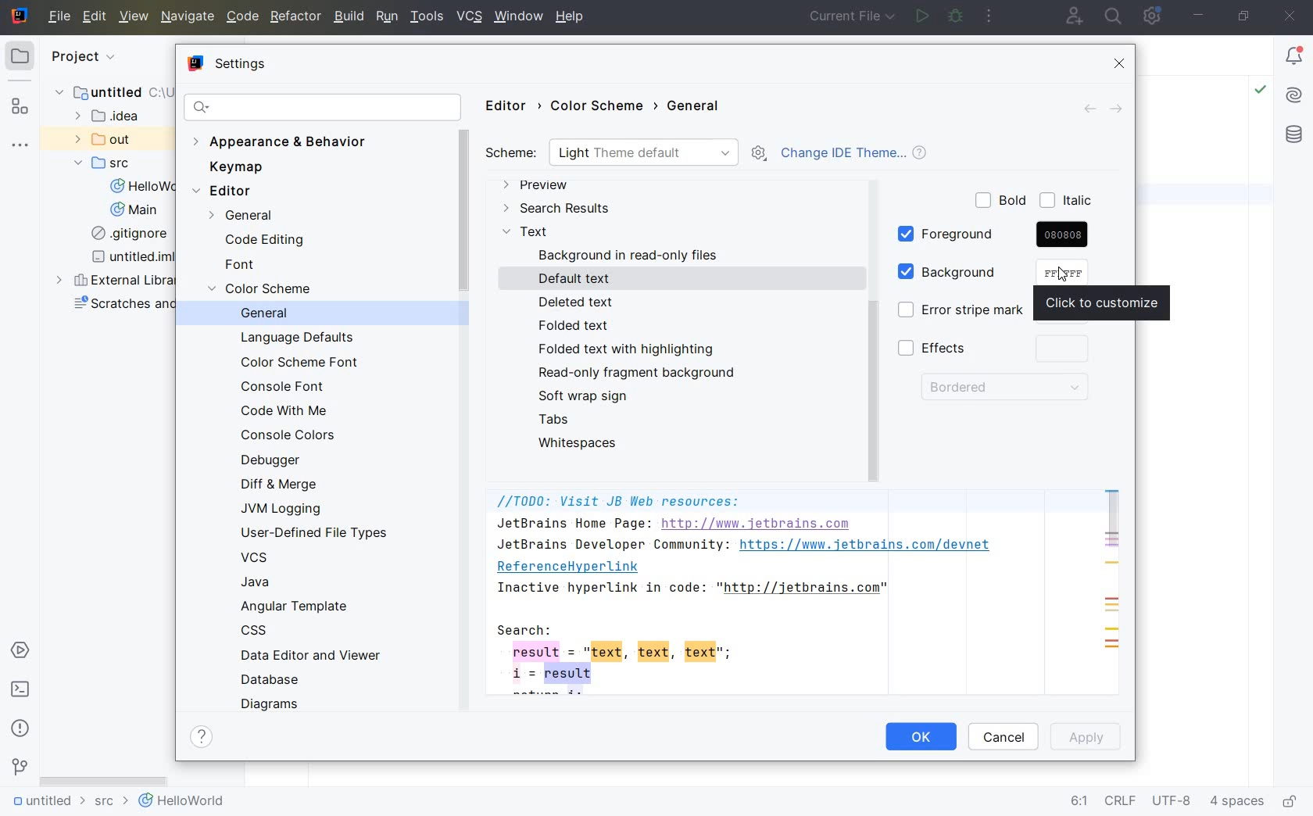 This screenshot has width=1313, height=816. Describe the element at coordinates (604, 107) in the screenshot. I see `COLOR SCHEME` at that location.